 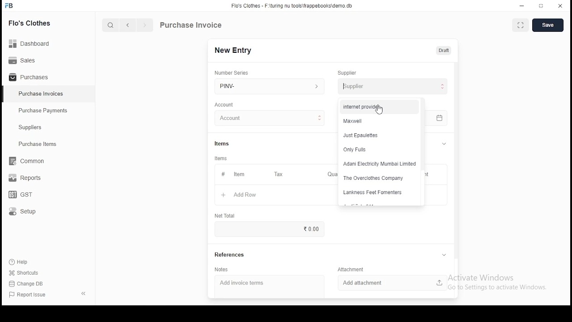 I want to click on close pane, so click(x=83, y=293).